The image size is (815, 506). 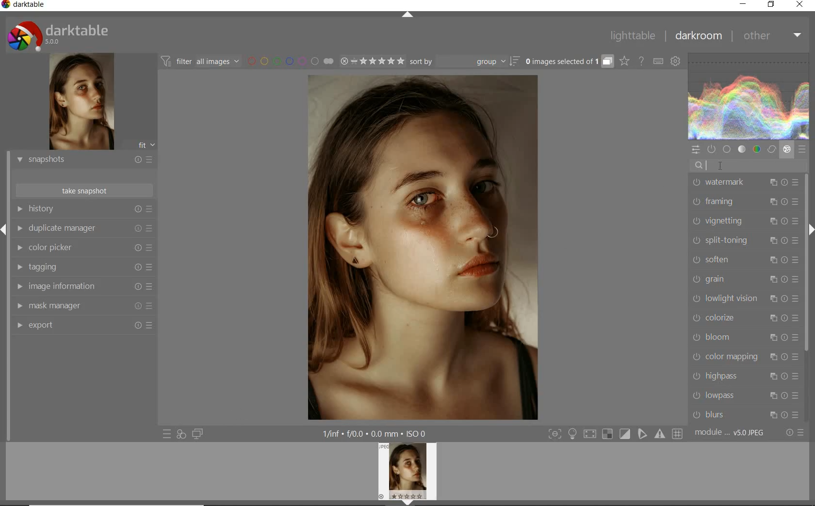 What do you see at coordinates (743, 202) in the screenshot?
I see `framing` at bounding box center [743, 202].